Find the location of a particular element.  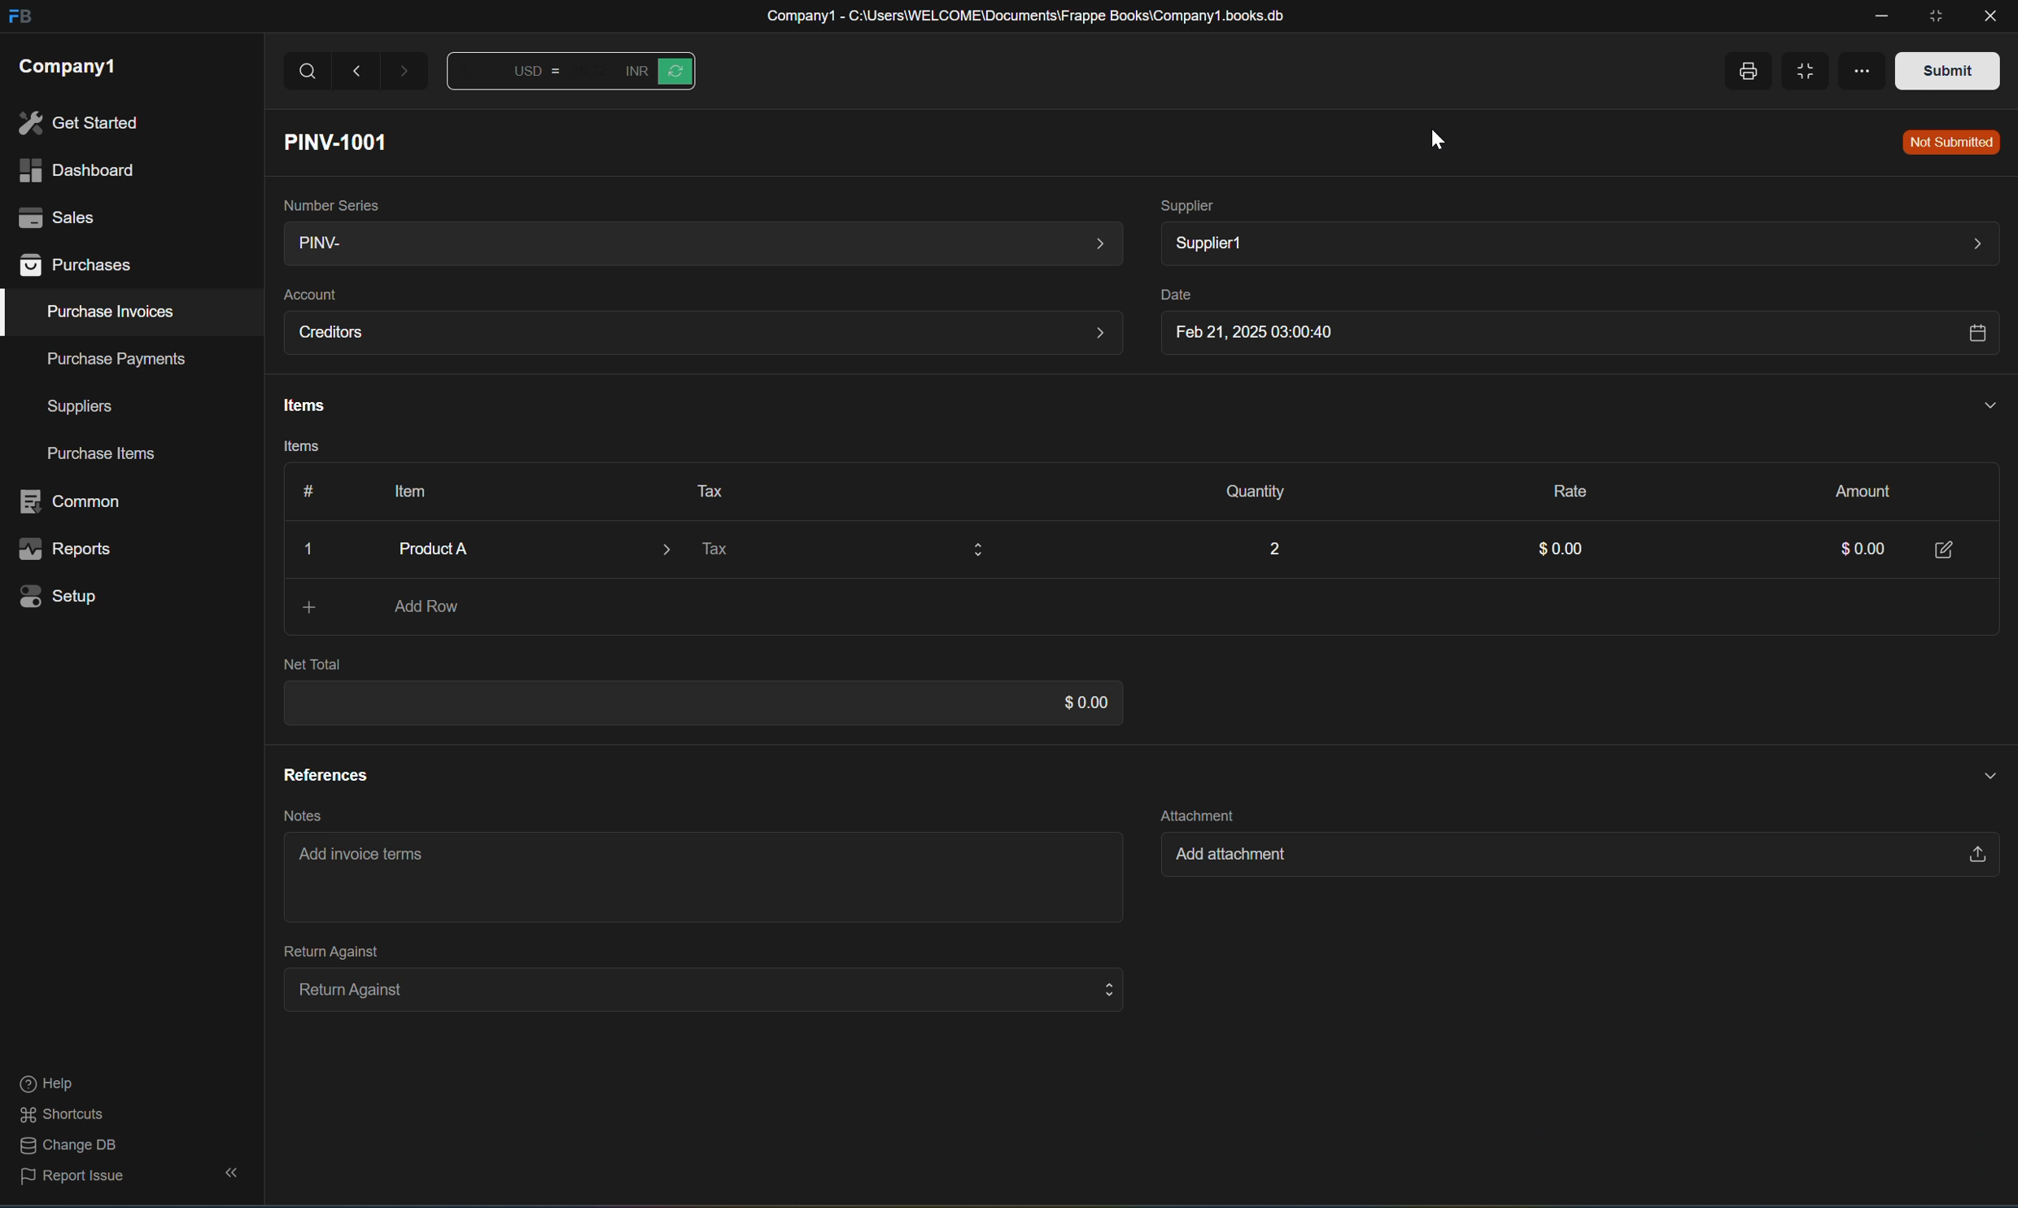

report issue is located at coordinates (73, 1181).